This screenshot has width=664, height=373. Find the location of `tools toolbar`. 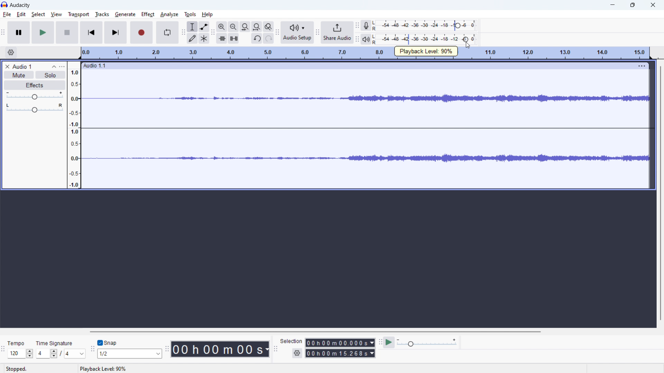

tools toolbar is located at coordinates (183, 32).